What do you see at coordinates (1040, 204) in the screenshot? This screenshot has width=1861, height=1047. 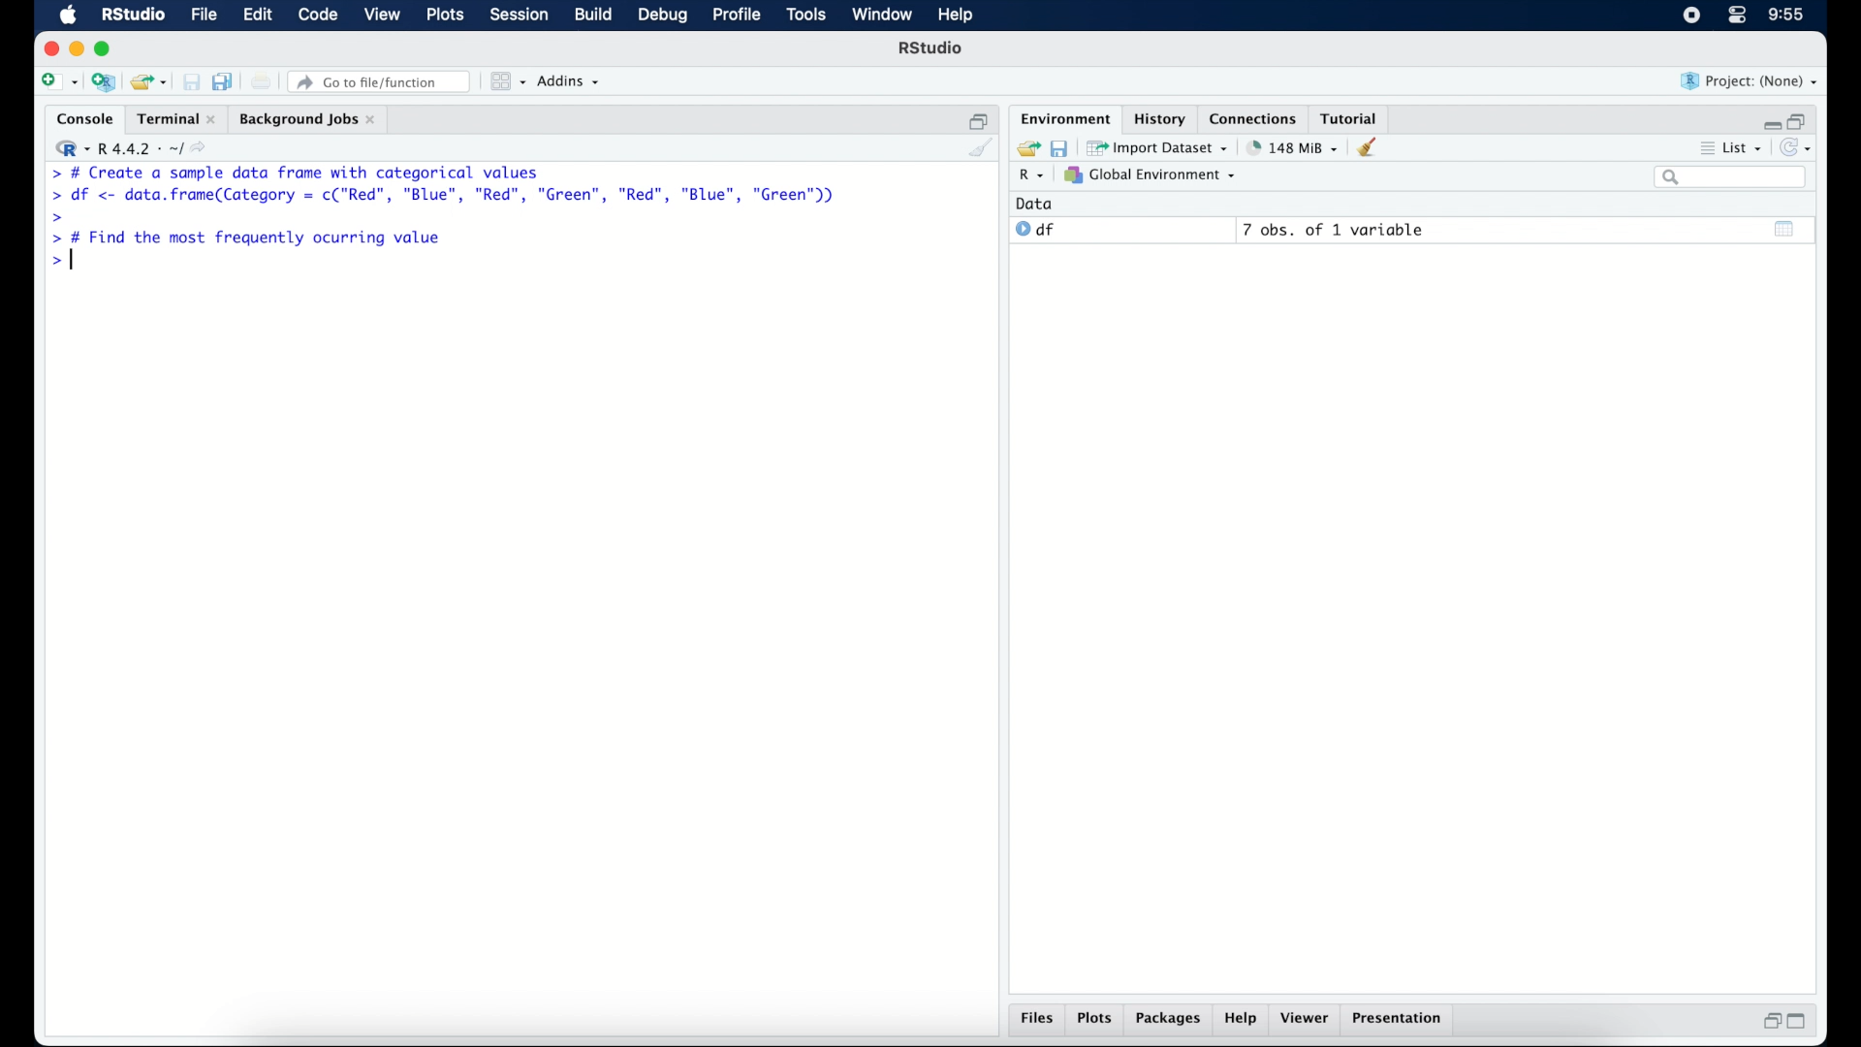 I see `data` at bounding box center [1040, 204].